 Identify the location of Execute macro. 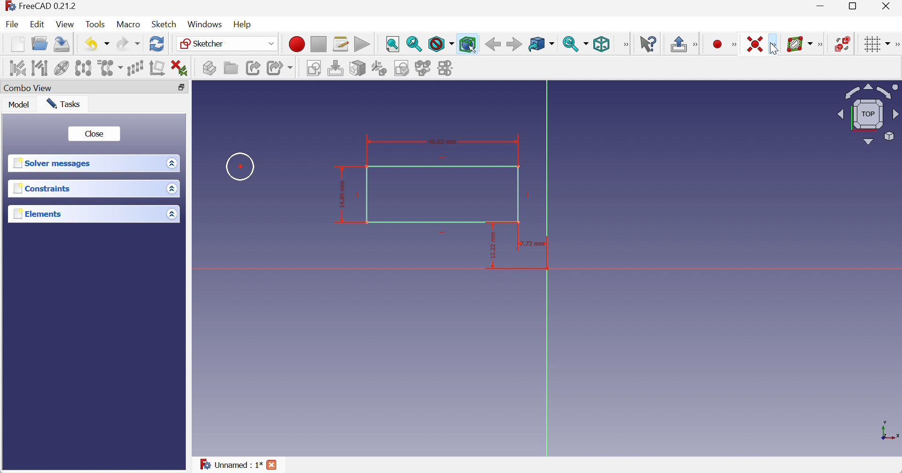
(361, 44).